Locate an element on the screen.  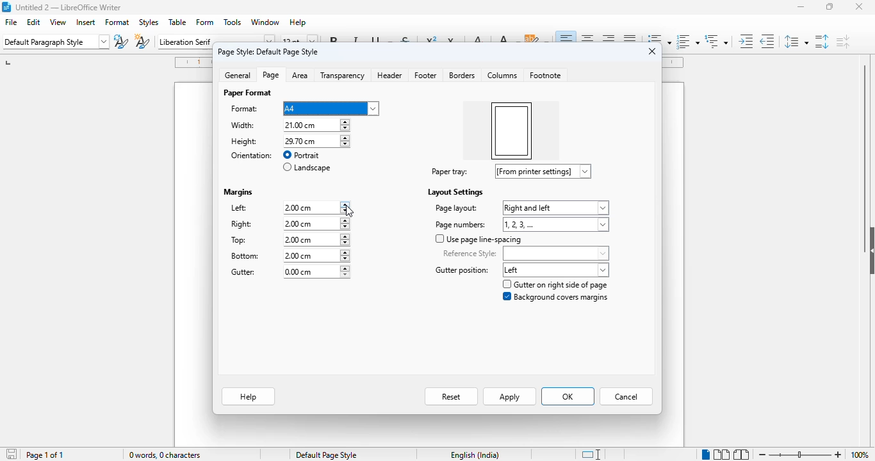
page layout is located at coordinates (459, 208).